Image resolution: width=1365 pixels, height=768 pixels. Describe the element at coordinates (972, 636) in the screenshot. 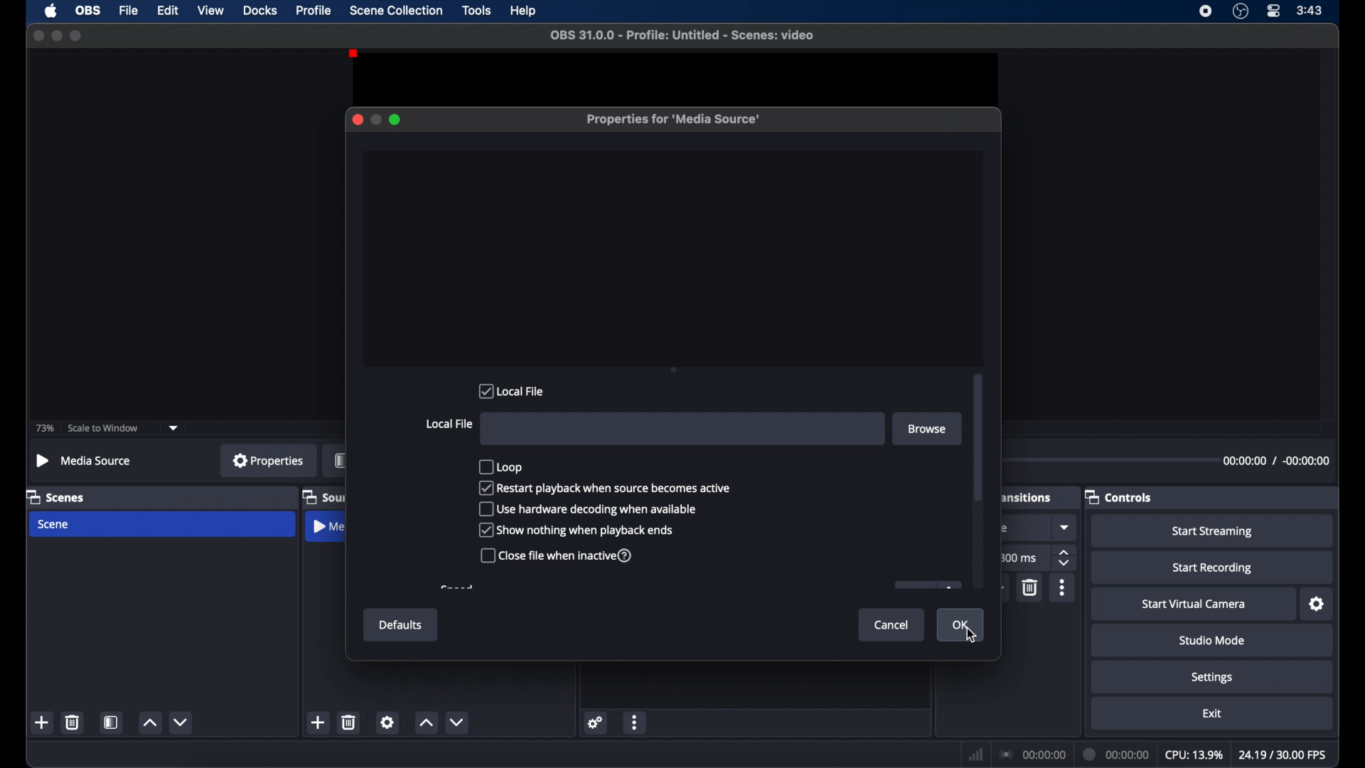

I see `cursor` at that location.